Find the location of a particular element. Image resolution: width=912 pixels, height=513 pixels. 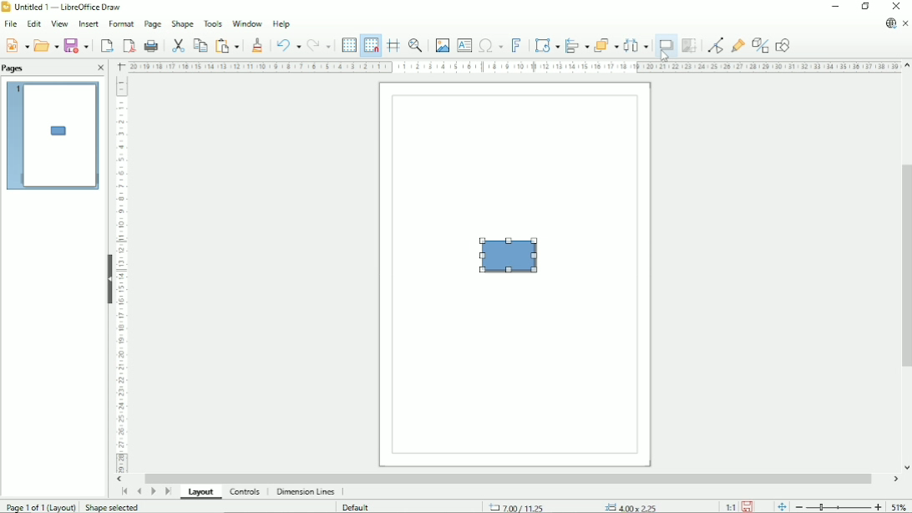

Toggle point edit mode is located at coordinates (714, 44).